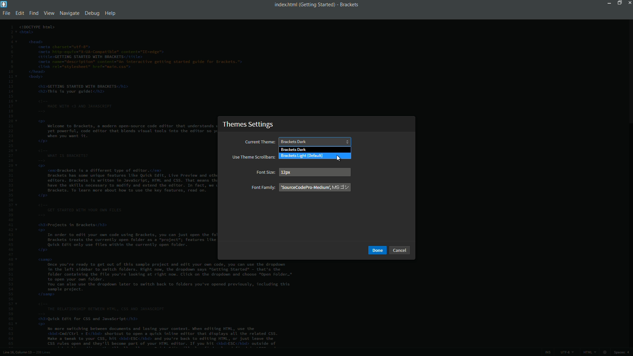  I want to click on find menu, so click(33, 14).